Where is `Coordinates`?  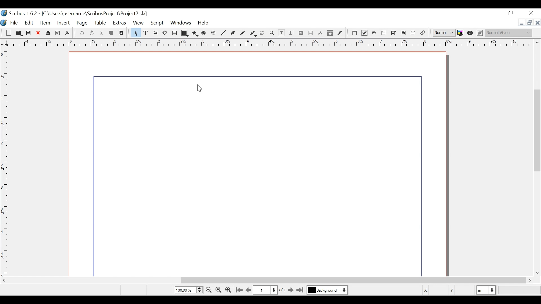 Coordinates is located at coordinates (445, 290).